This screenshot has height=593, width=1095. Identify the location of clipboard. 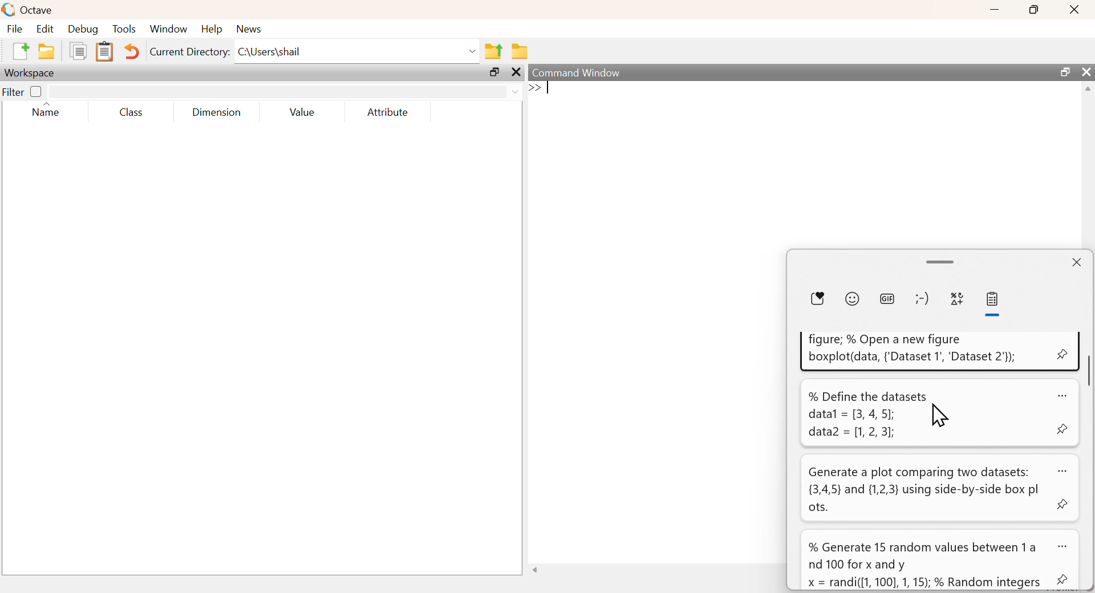
(994, 300).